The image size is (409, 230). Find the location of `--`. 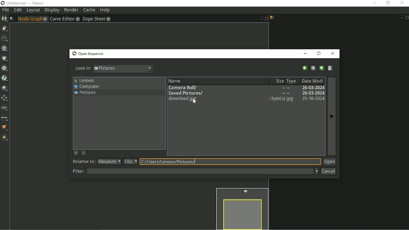

-- is located at coordinates (286, 88).